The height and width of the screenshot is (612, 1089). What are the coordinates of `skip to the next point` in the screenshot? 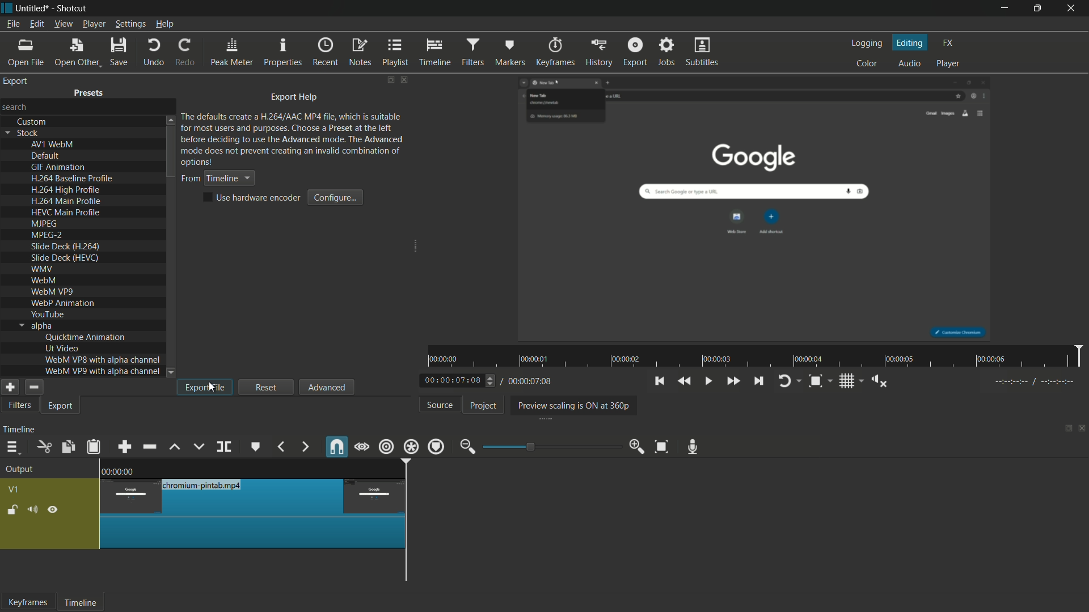 It's located at (757, 381).